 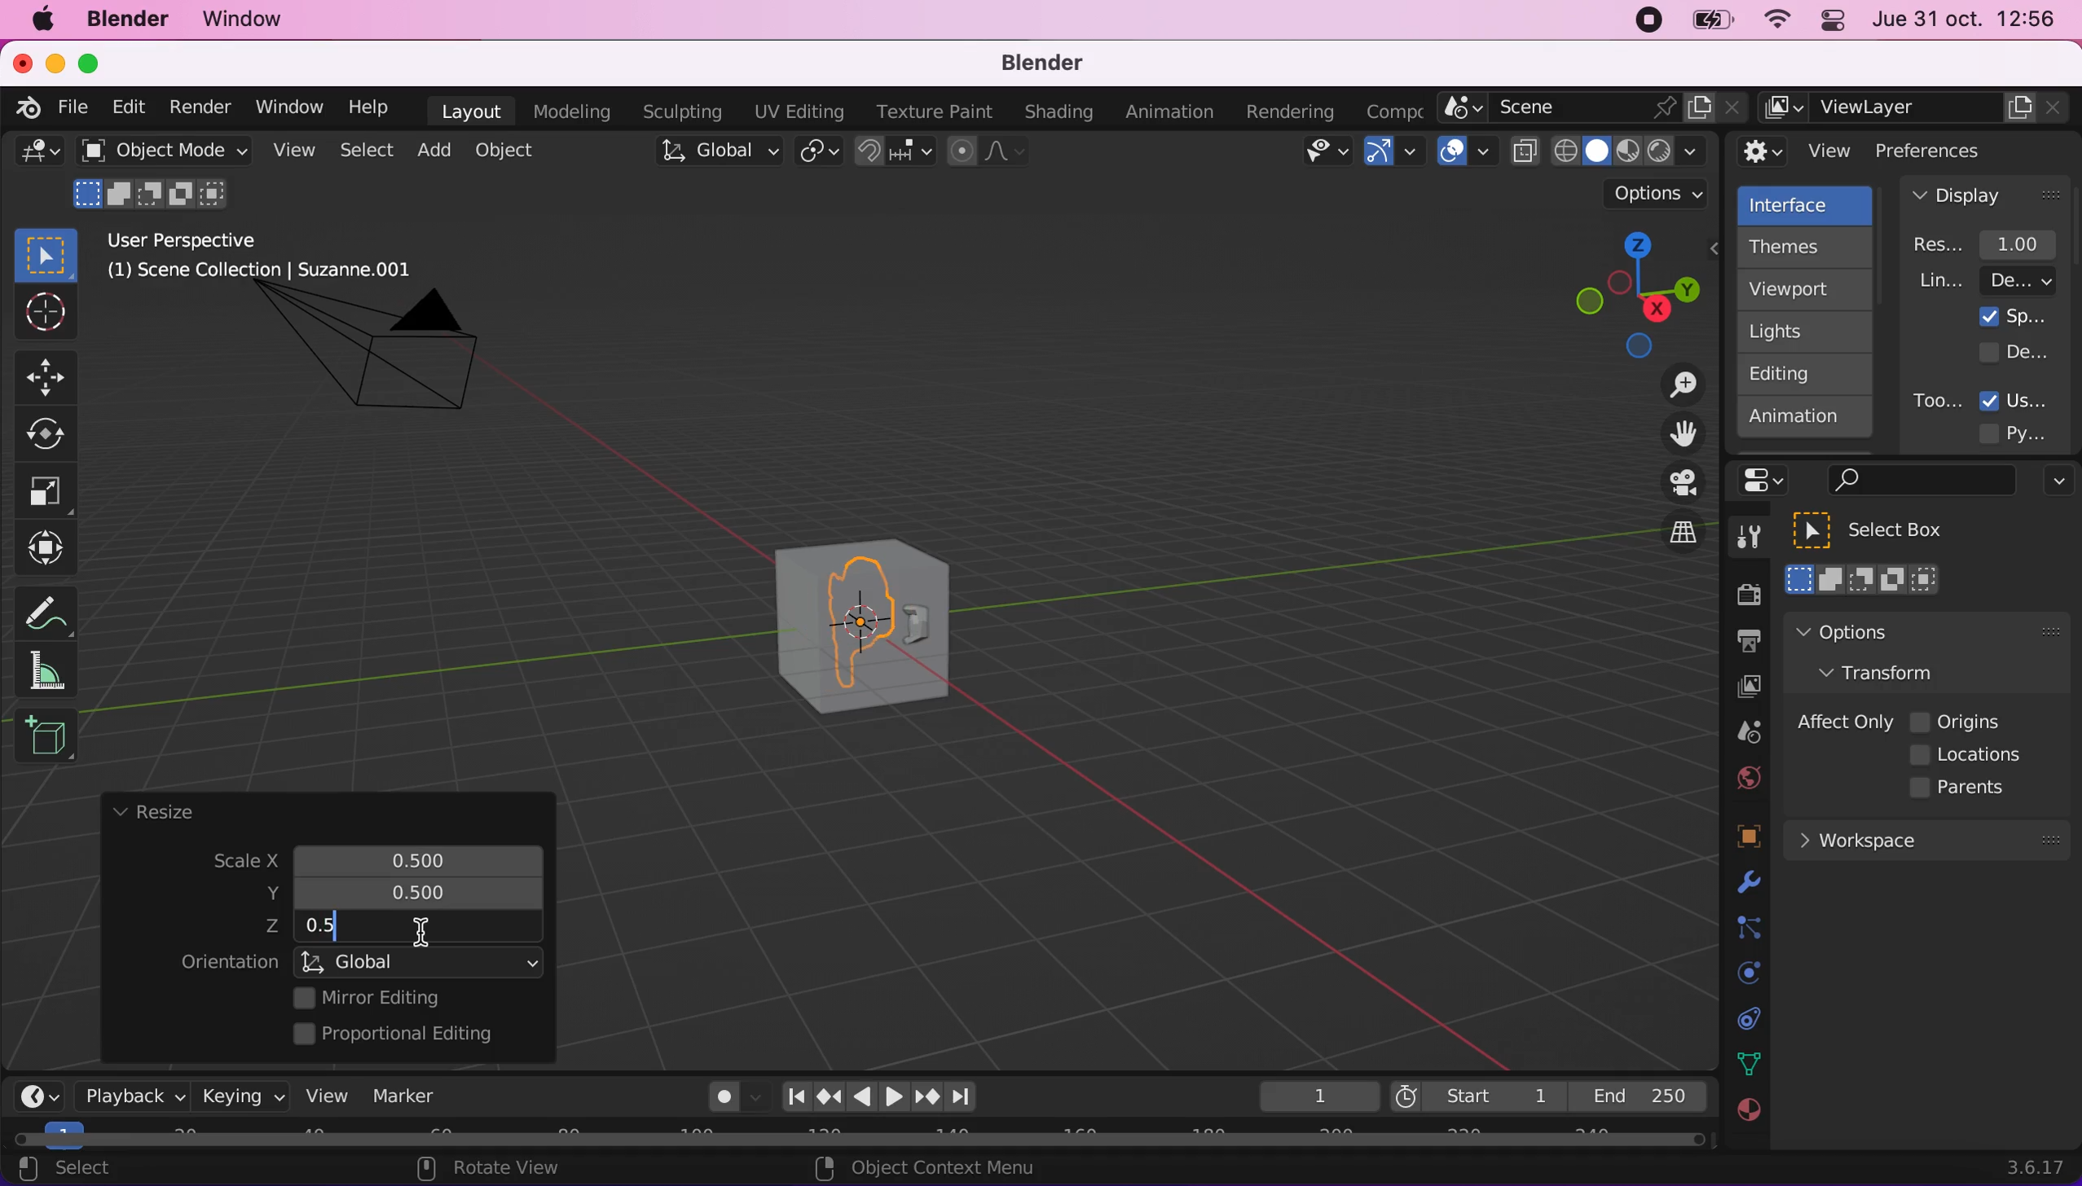 I want to click on recording stopped, so click(x=1642, y=23).